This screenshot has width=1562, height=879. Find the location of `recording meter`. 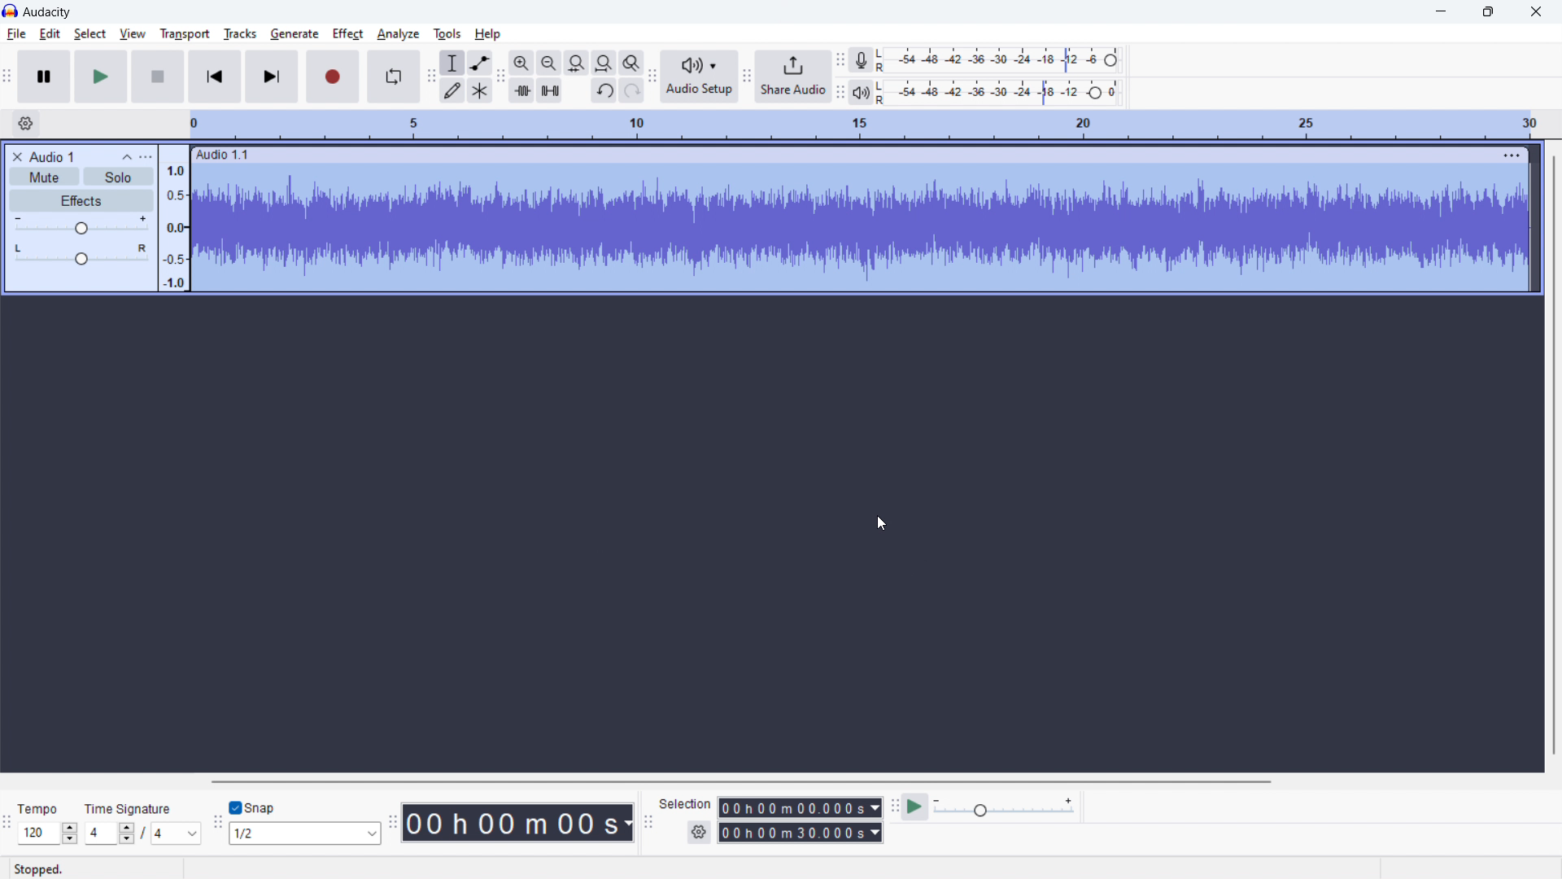

recording meter is located at coordinates (998, 60).